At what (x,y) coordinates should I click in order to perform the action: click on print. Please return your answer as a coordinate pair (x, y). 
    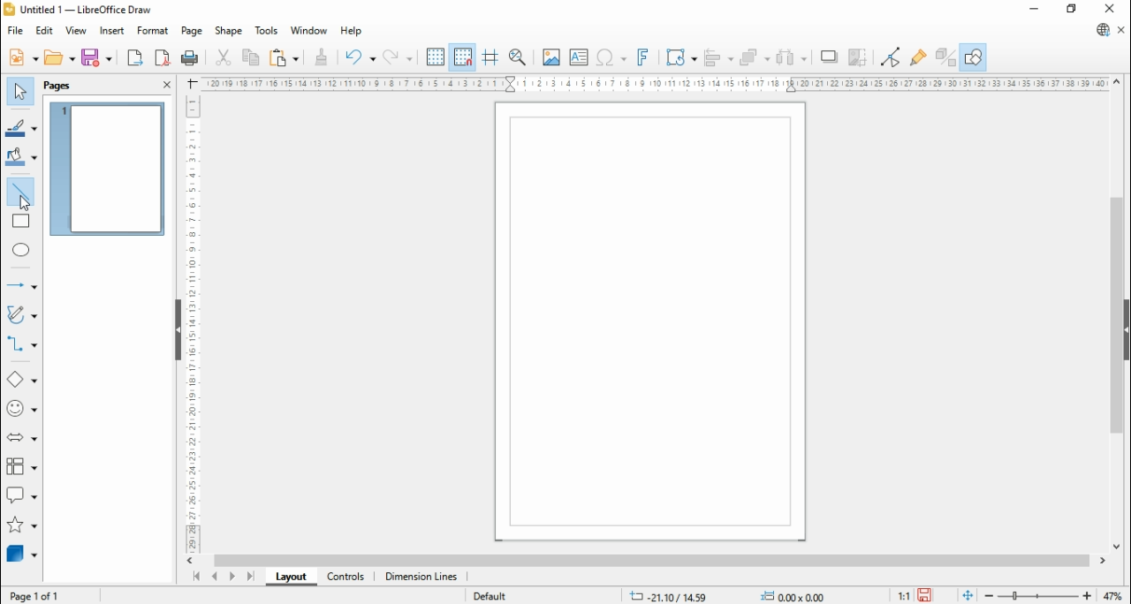
    Looking at the image, I should click on (193, 59).